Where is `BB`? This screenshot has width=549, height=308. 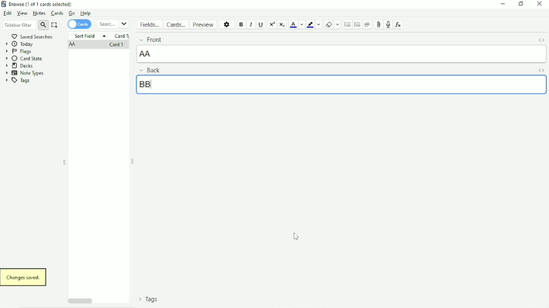
BB is located at coordinates (145, 84).